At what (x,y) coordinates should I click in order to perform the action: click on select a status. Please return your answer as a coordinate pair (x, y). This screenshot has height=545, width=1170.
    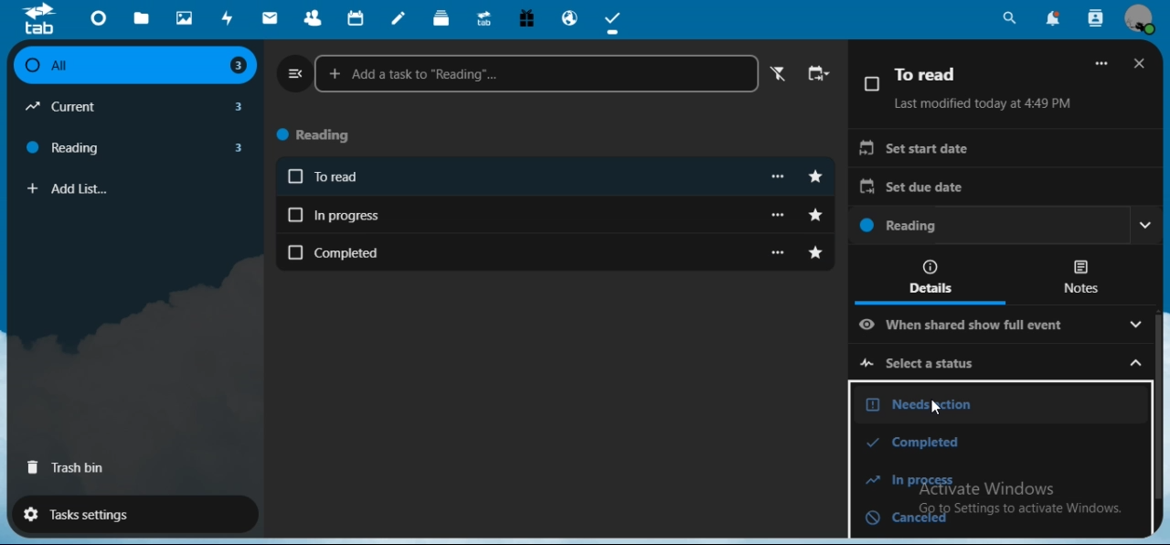
    Looking at the image, I should click on (982, 363).